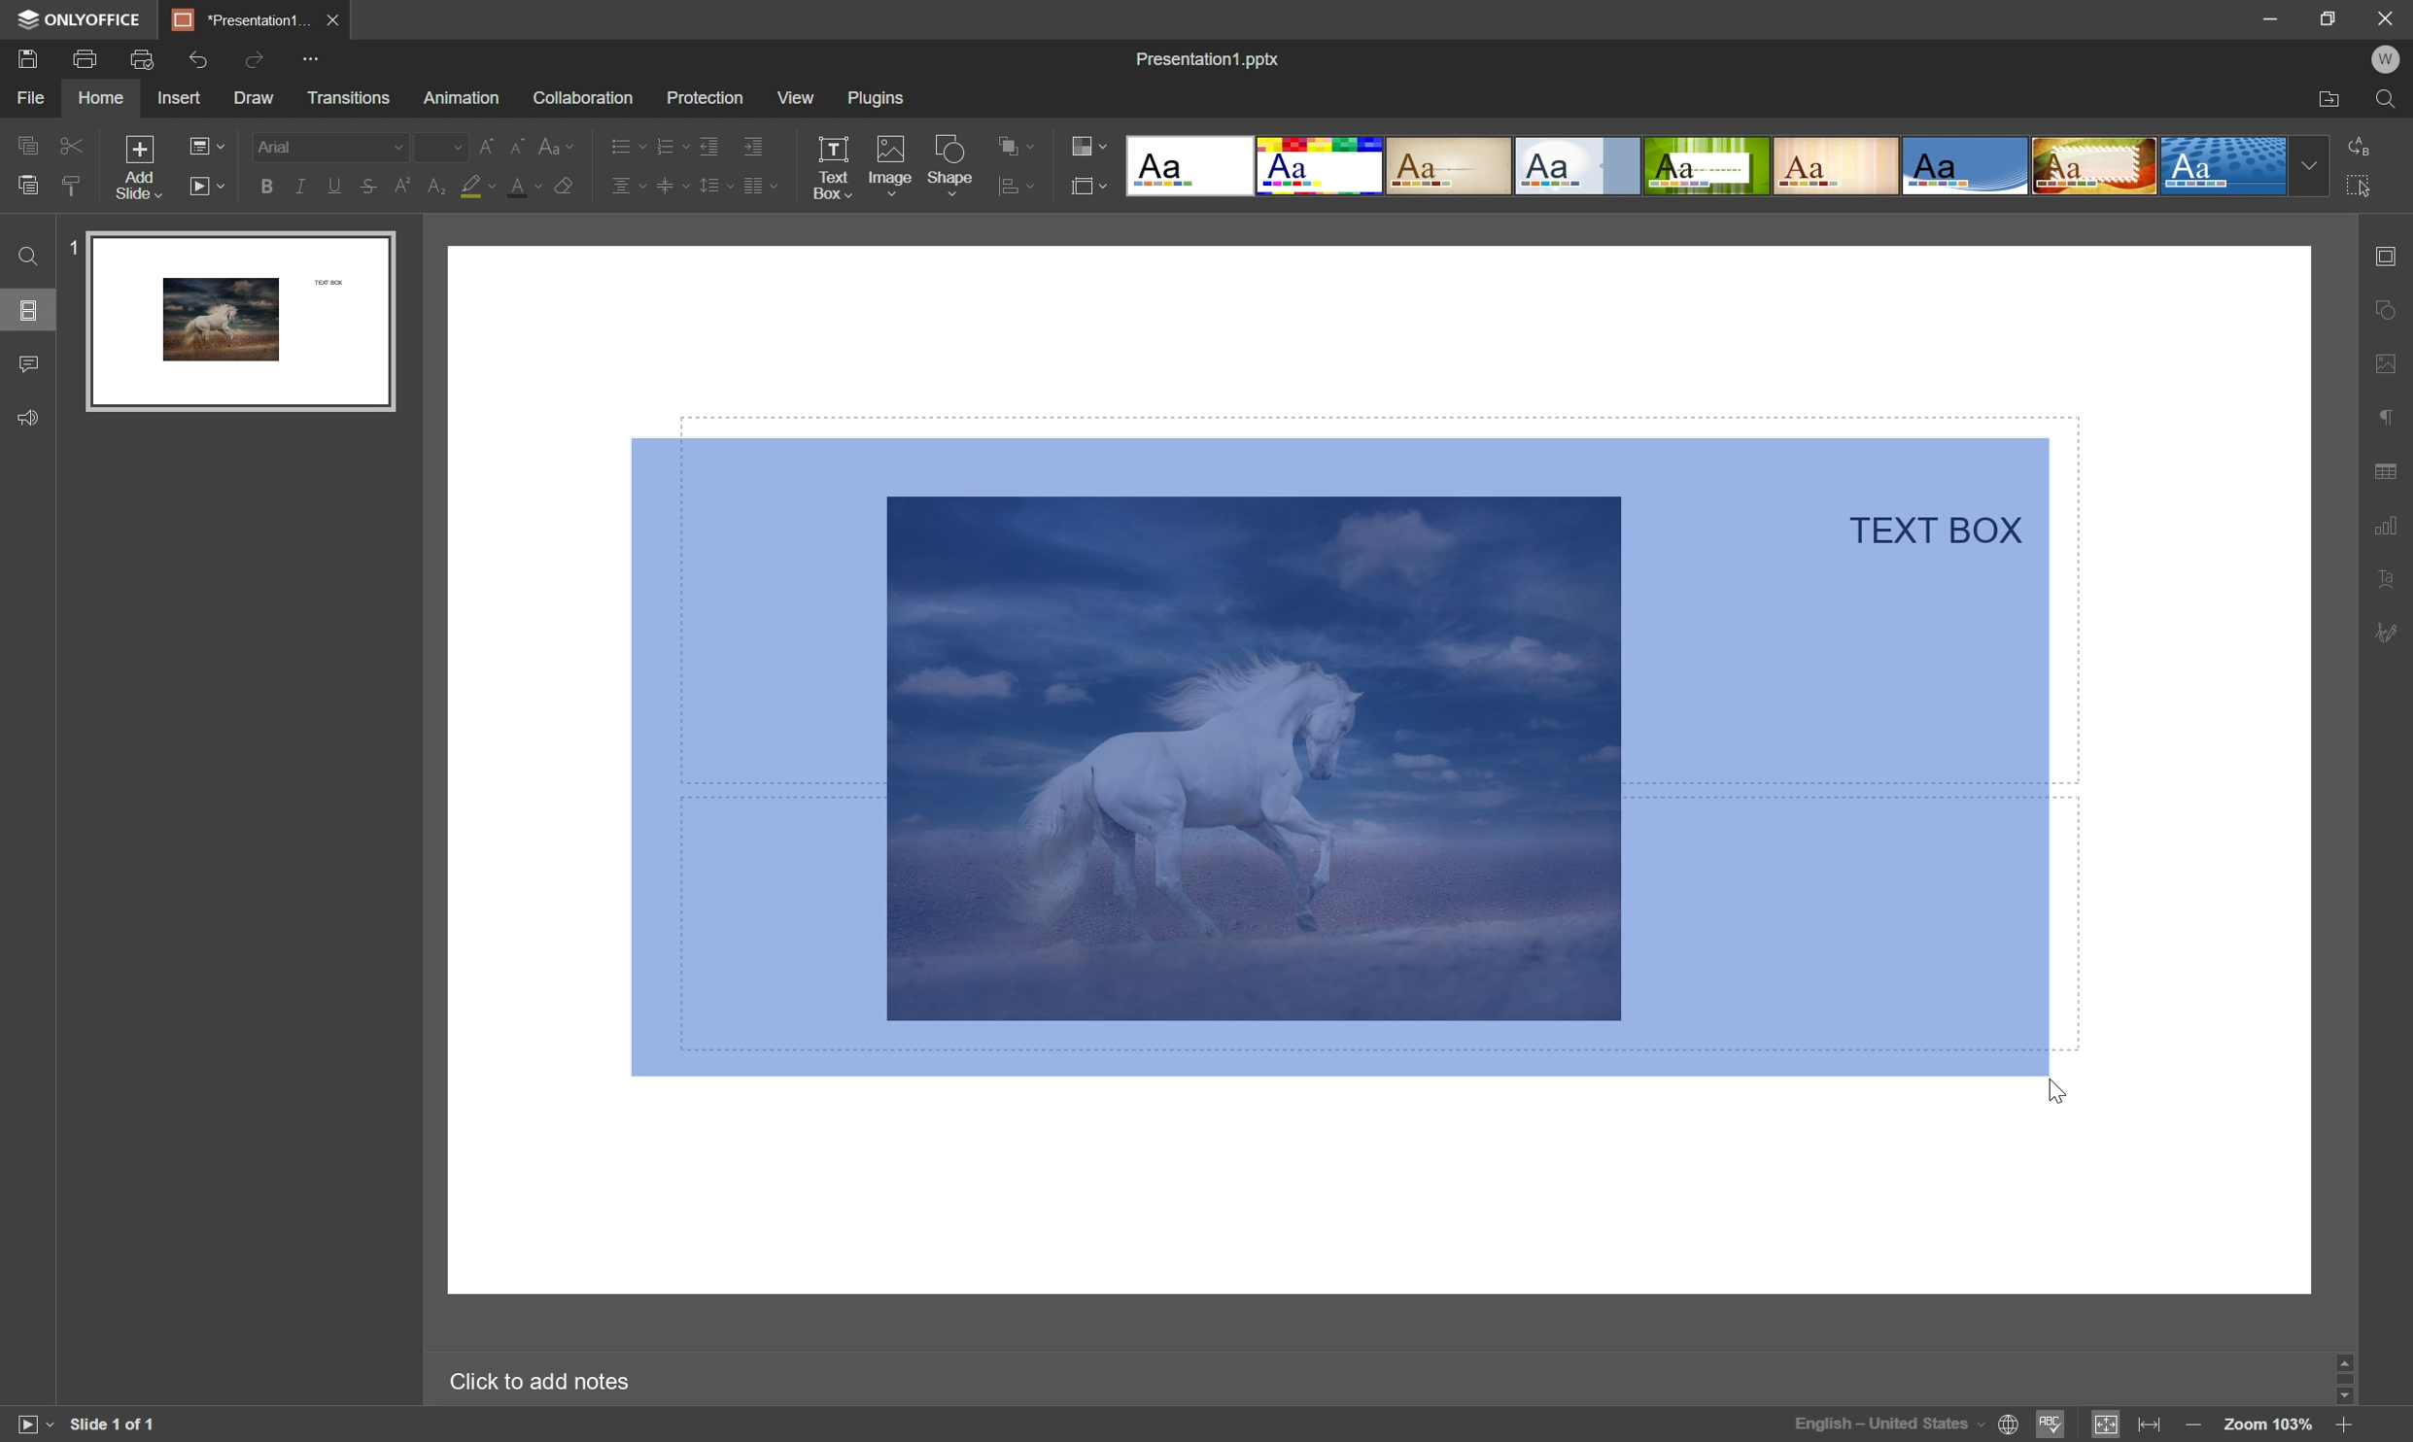 This screenshot has height=1442, width=2413. Describe the element at coordinates (1707, 166) in the screenshot. I see `Green Leaf` at that location.